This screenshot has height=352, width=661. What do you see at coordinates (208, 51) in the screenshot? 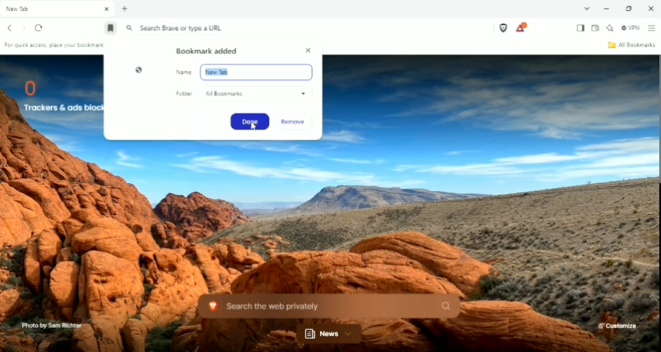
I see `Bookmark added` at bounding box center [208, 51].